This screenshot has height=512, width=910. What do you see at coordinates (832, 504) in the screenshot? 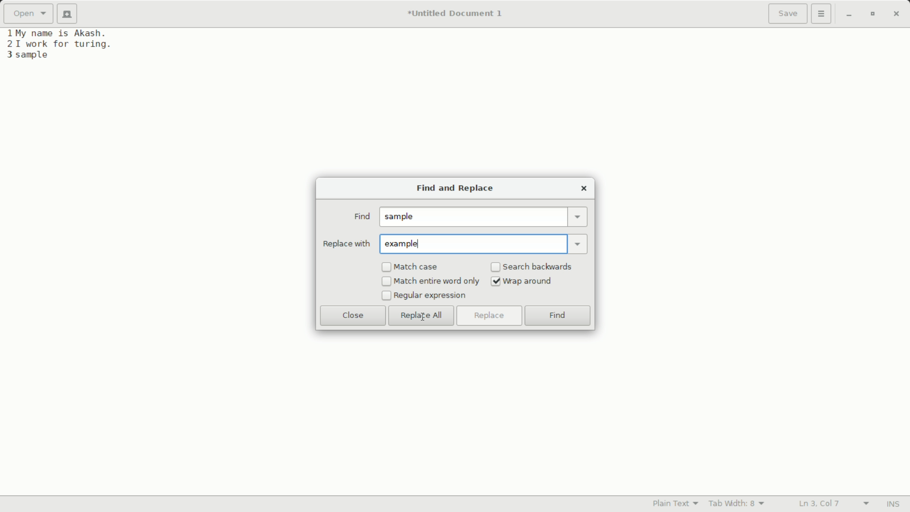
I see `lines and columns` at bounding box center [832, 504].